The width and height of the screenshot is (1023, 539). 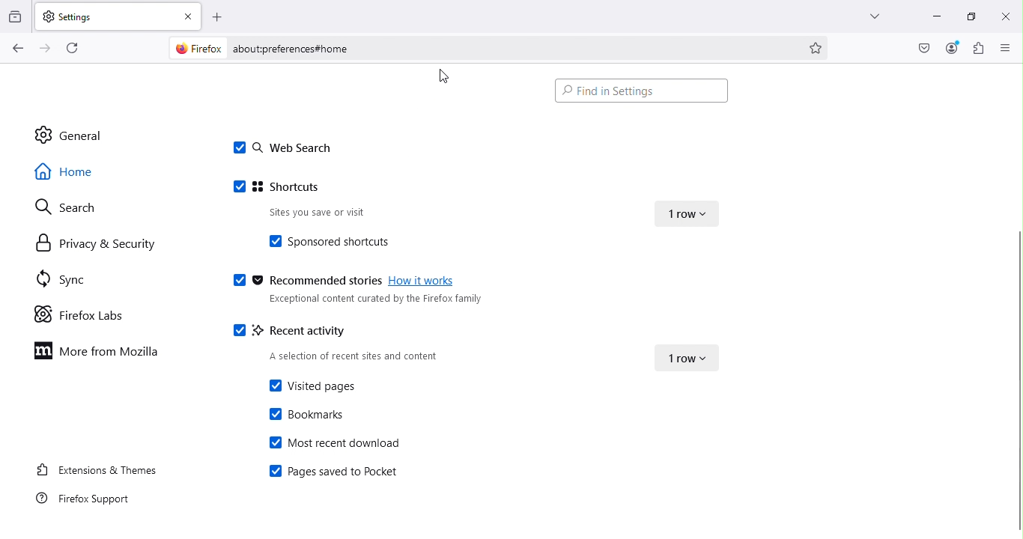 I want to click on firefox logo, so click(x=199, y=49).